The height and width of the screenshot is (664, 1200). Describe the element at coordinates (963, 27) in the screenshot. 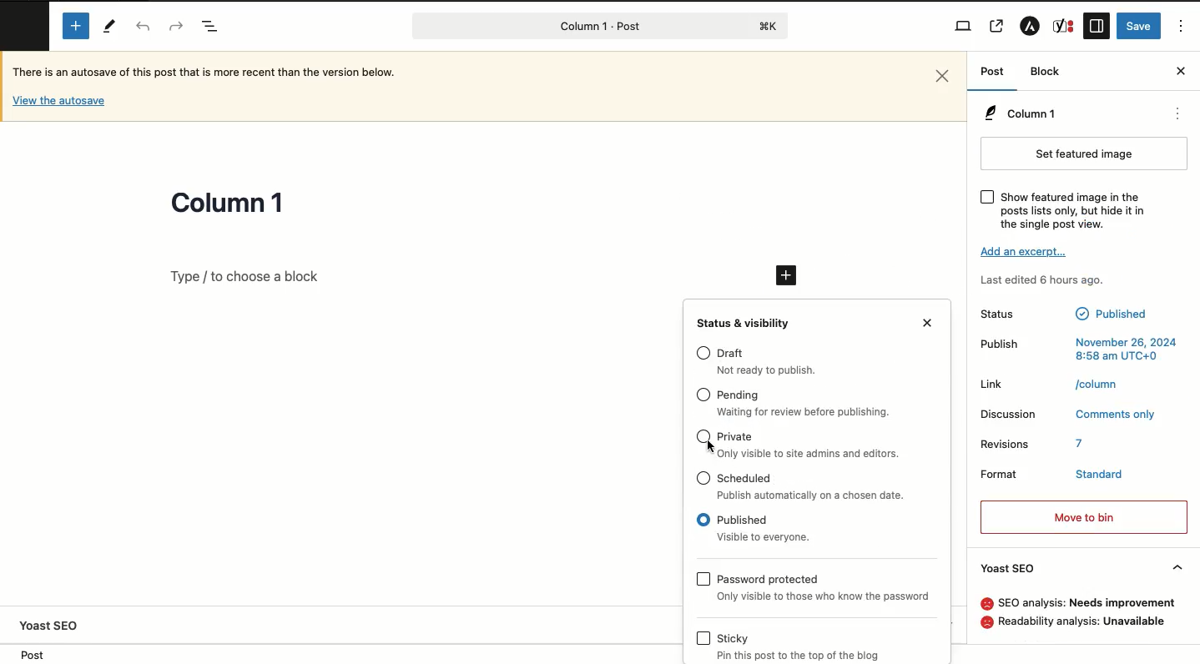

I see `View` at that location.